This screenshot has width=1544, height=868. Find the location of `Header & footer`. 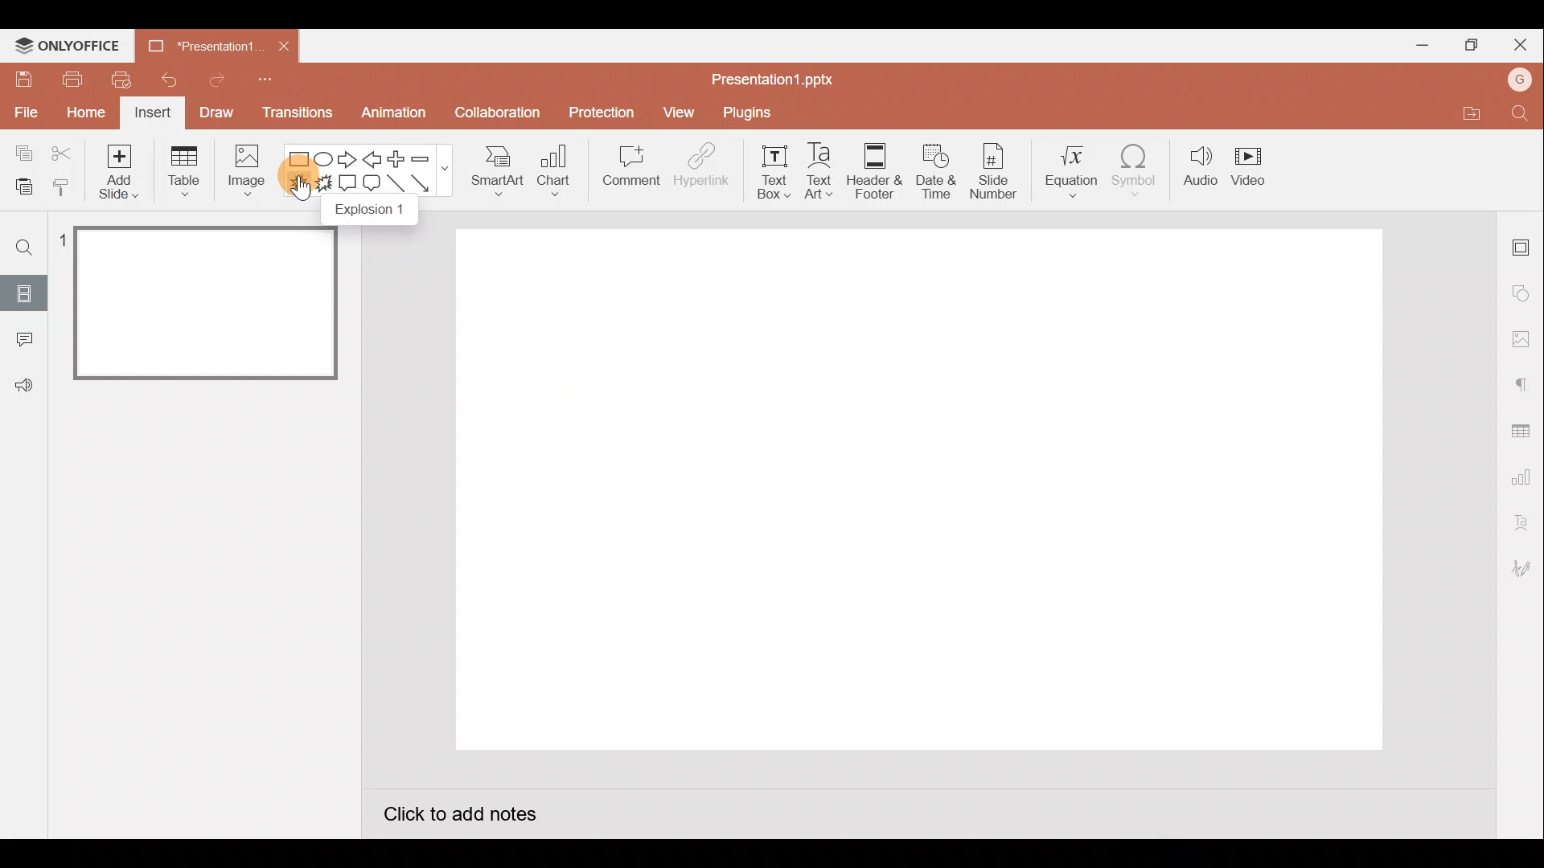

Header & footer is located at coordinates (873, 171).